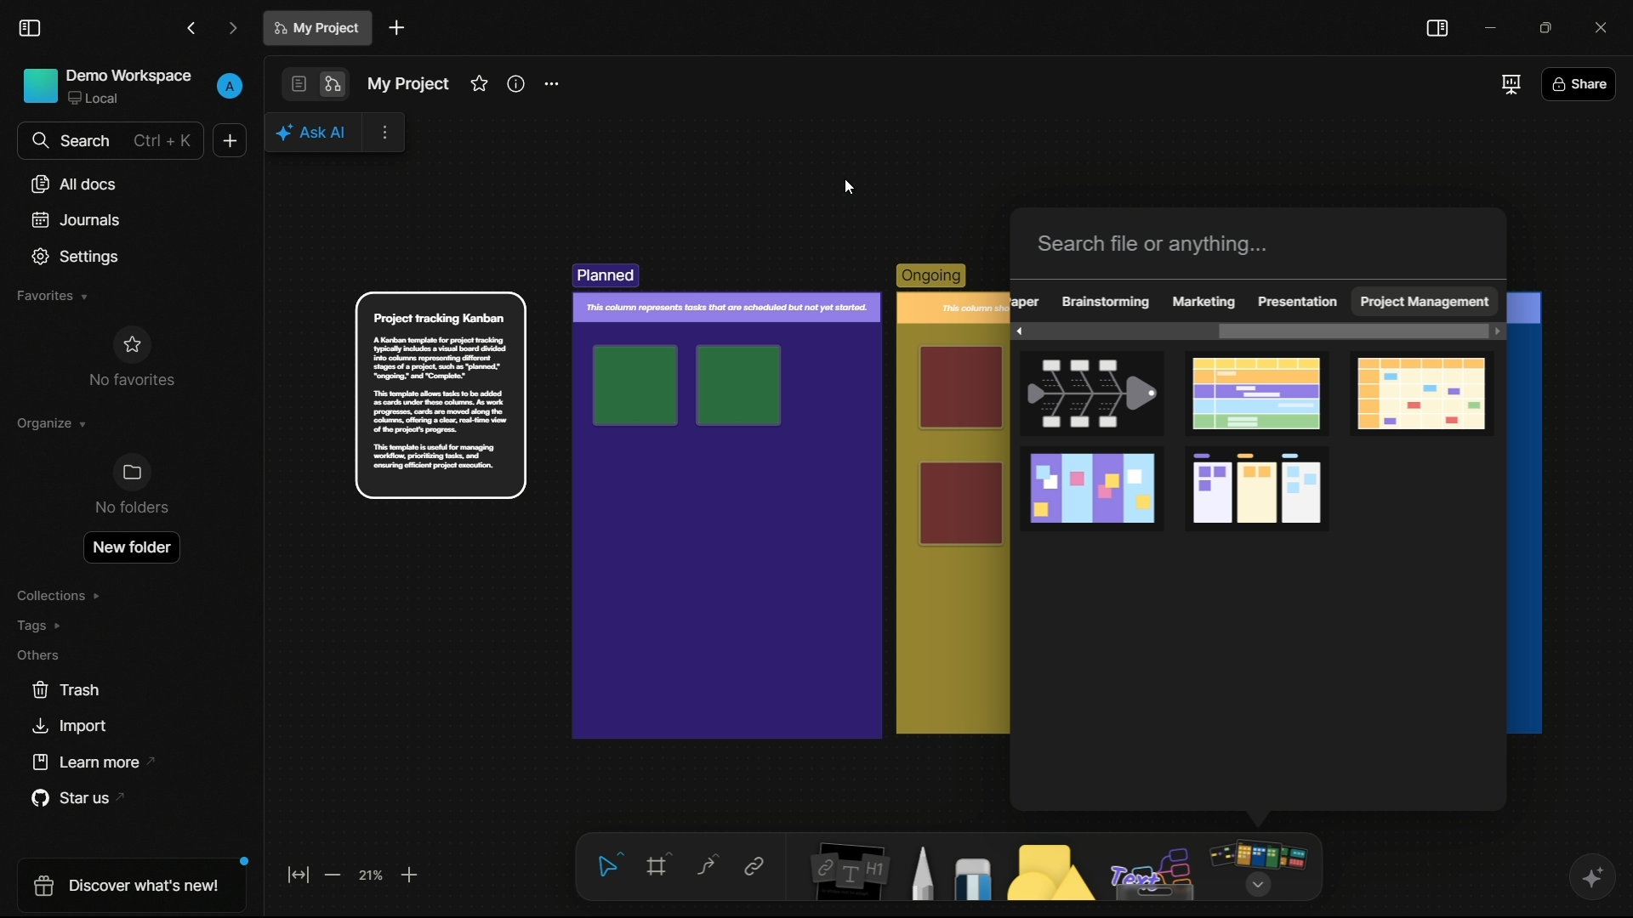 The height and width of the screenshot is (918, 1633). I want to click on page mode, so click(297, 84).